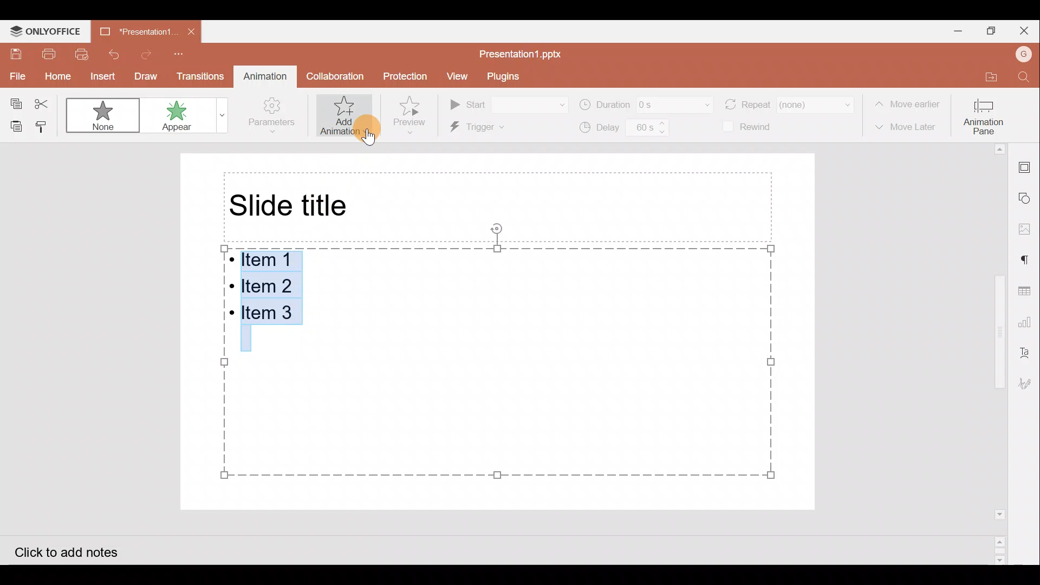  I want to click on Close, so click(1028, 30).